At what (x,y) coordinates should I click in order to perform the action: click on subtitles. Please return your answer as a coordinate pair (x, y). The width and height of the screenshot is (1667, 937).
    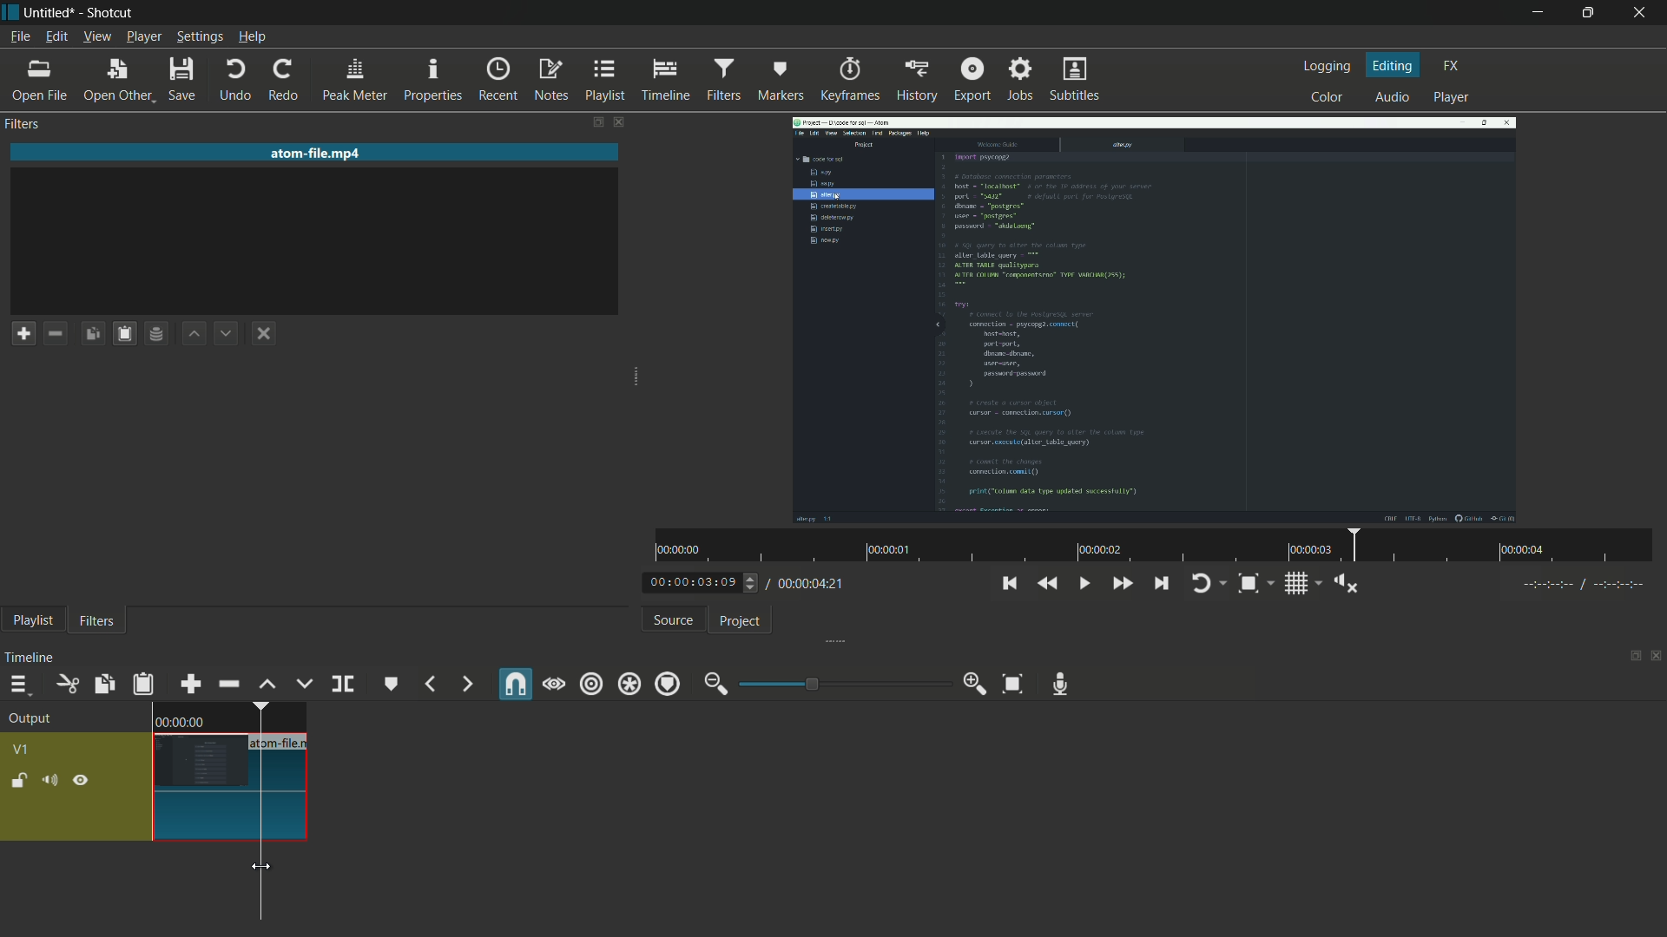
    Looking at the image, I should click on (1075, 79).